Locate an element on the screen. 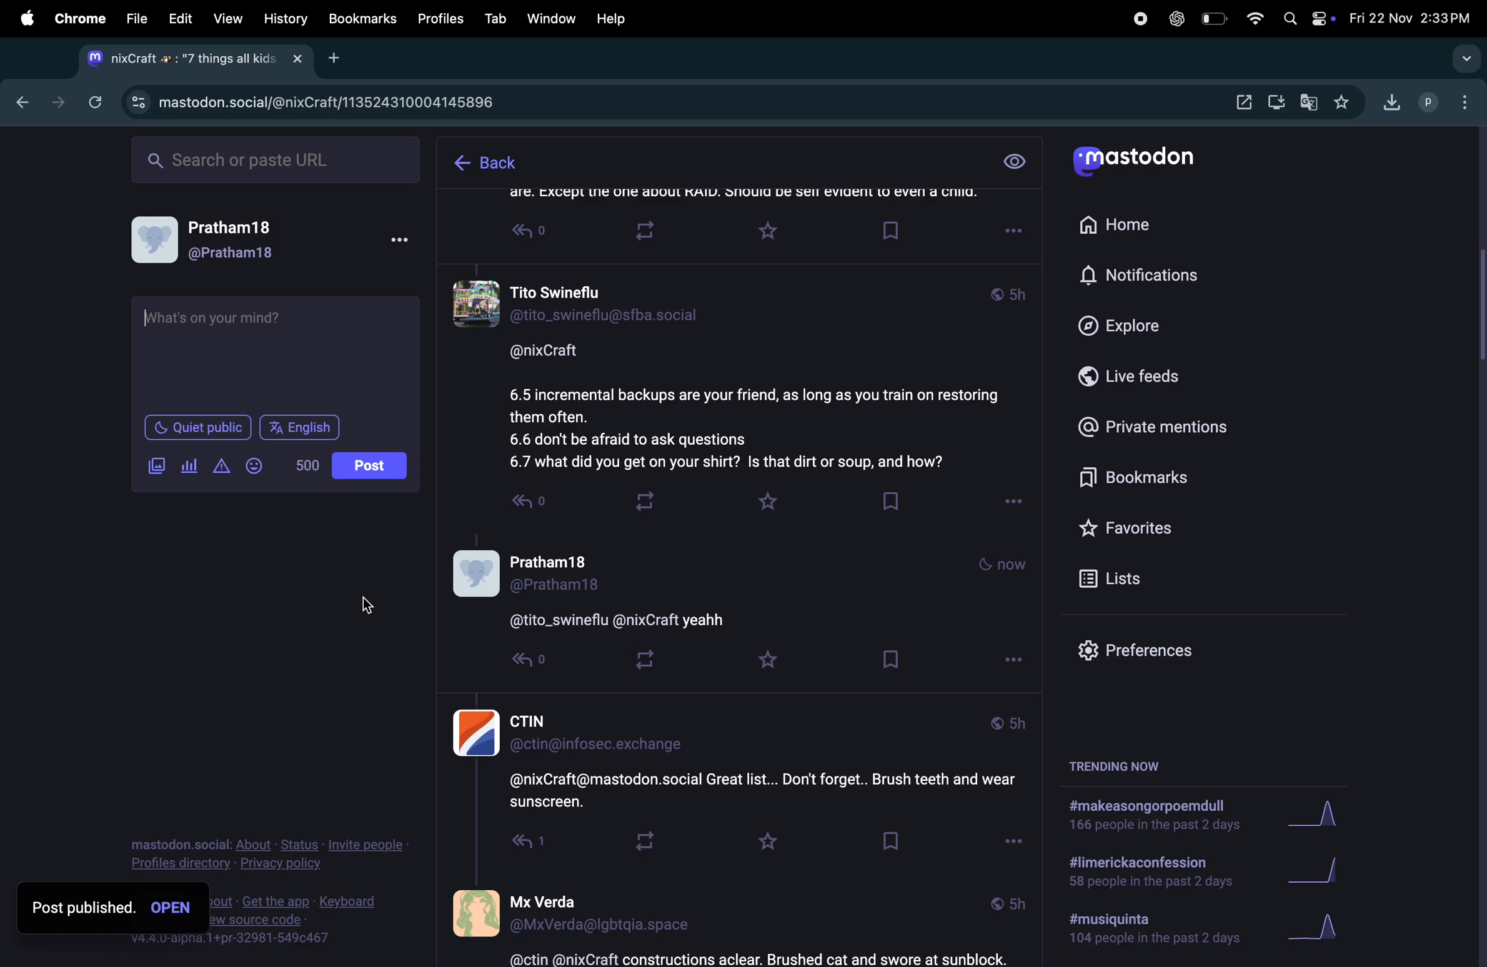 Image resolution: width=1487 pixels, height=967 pixels. Bookmark is located at coordinates (889, 656).